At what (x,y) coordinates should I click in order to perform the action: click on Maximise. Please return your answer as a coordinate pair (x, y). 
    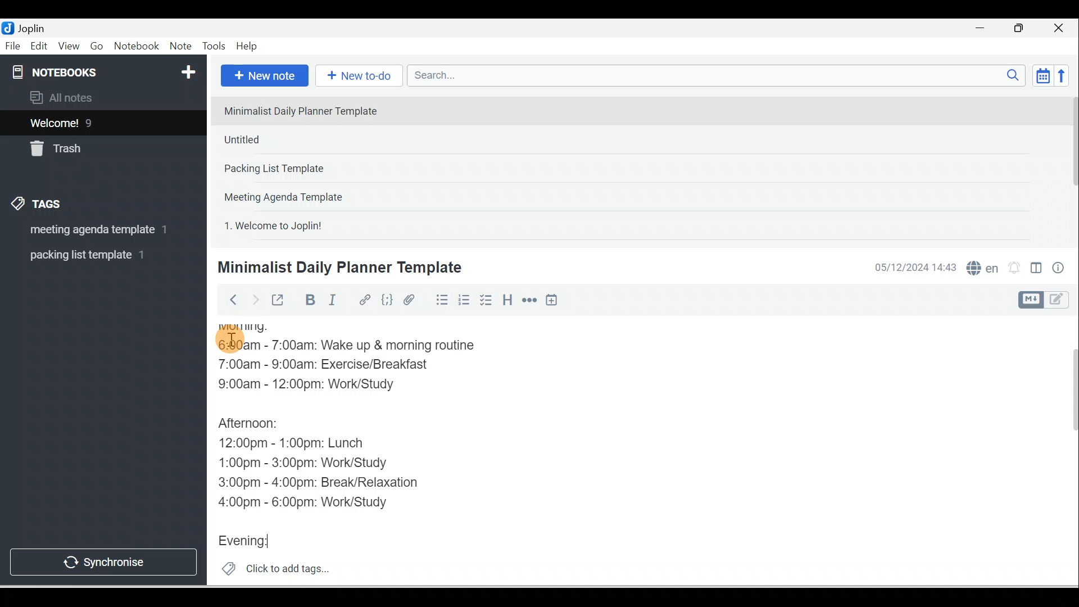
    Looking at the image, I should click on (1023, 29).